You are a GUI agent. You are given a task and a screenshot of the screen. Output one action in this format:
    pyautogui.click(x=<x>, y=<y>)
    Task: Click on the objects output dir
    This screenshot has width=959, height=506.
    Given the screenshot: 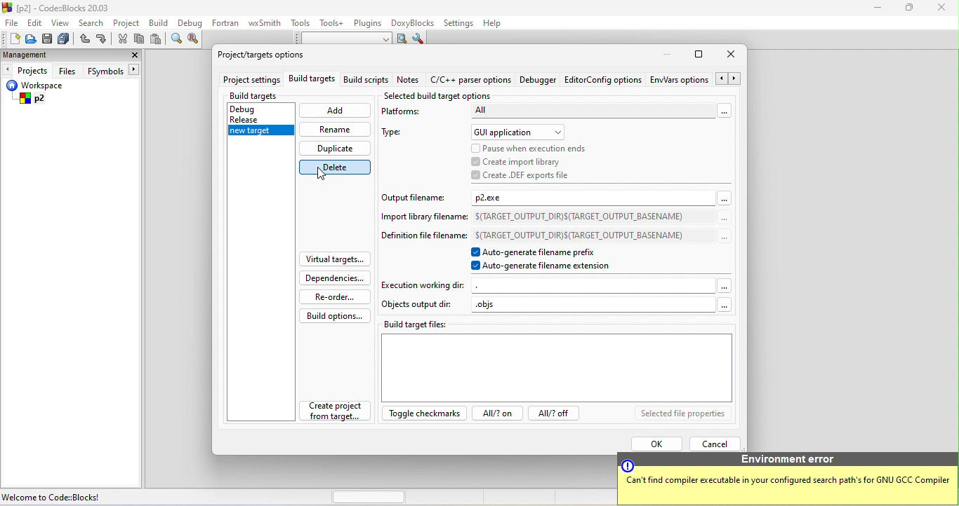 What is the action you would take?
    pyautogui.click(x=418, y=306)
    